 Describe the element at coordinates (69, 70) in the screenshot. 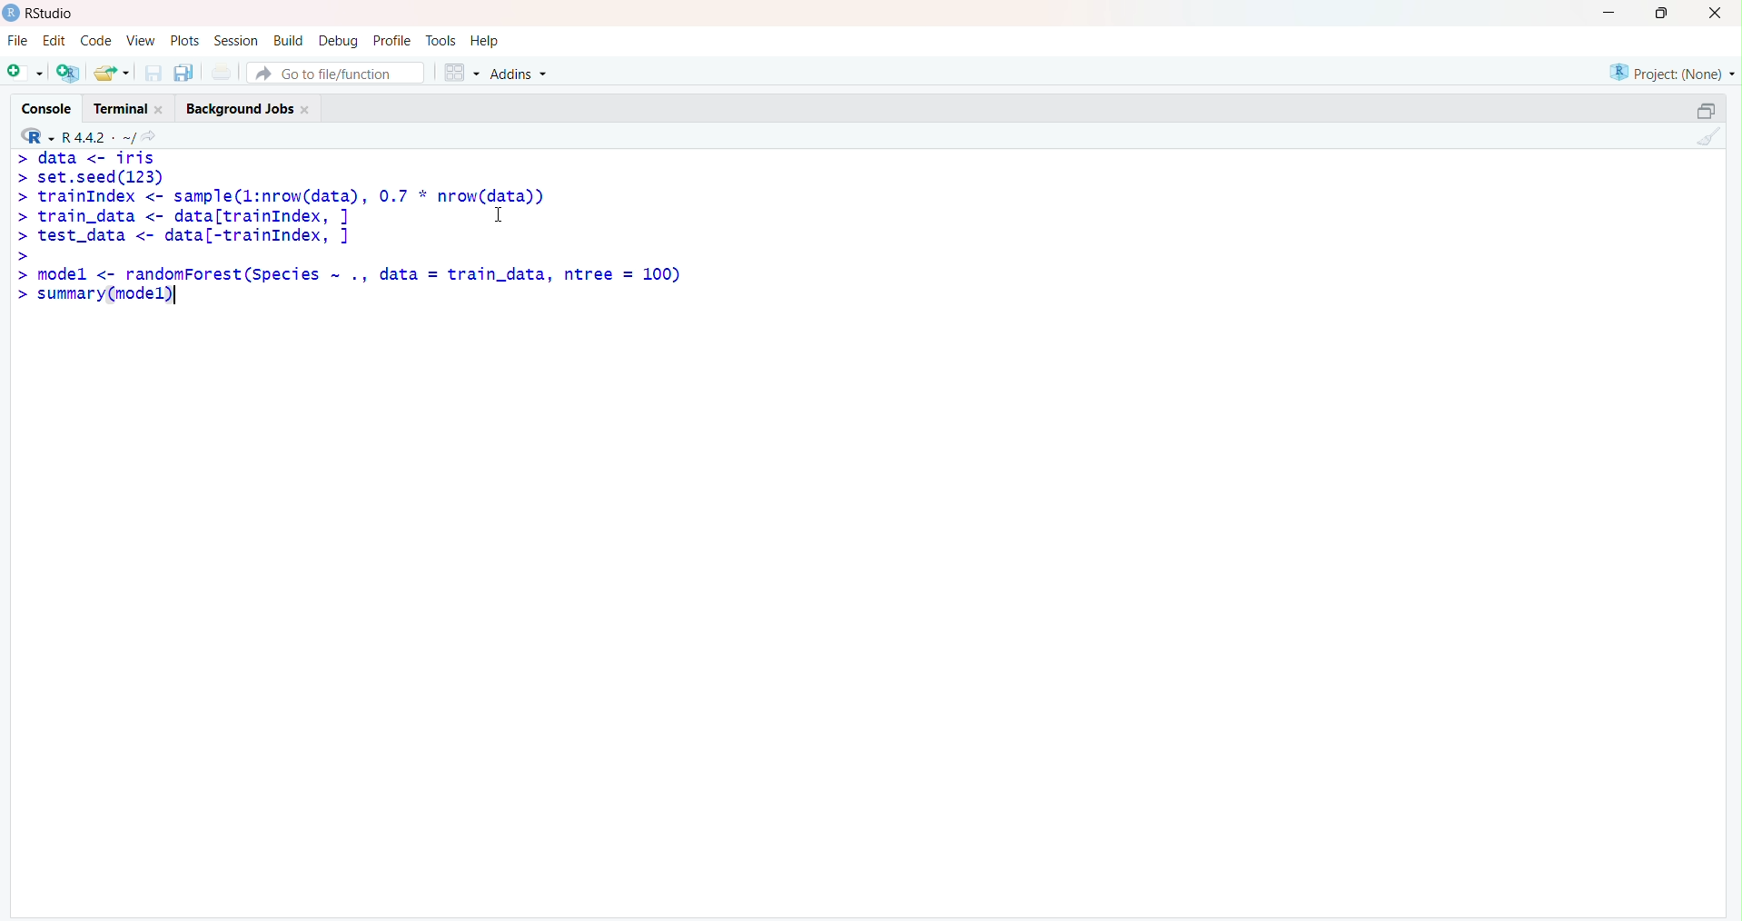

I see `Create a project` at that location.